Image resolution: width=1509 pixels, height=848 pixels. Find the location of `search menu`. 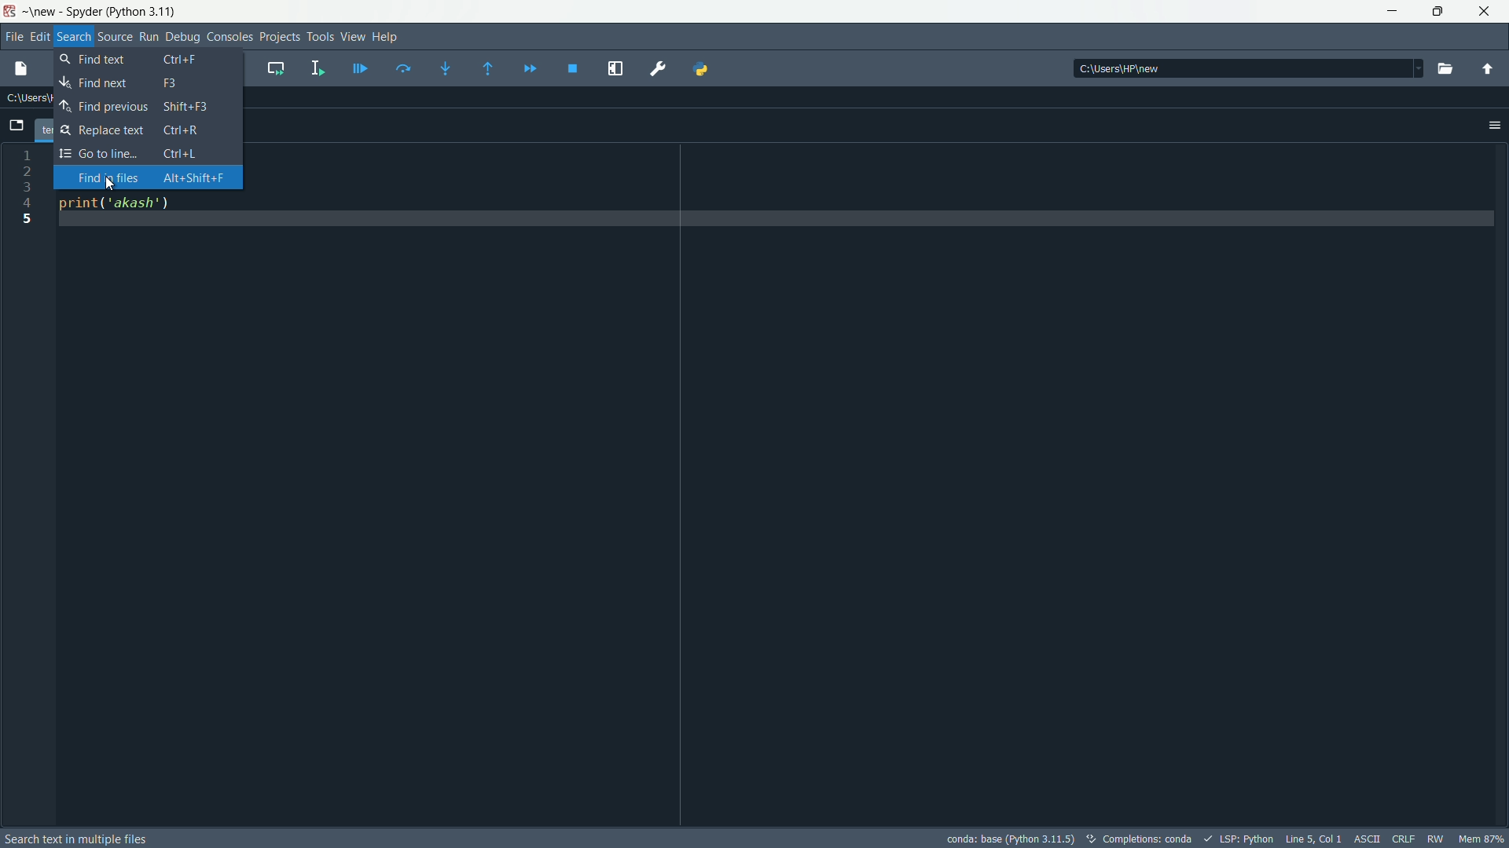

search menu is located at coordinates (73, 37).